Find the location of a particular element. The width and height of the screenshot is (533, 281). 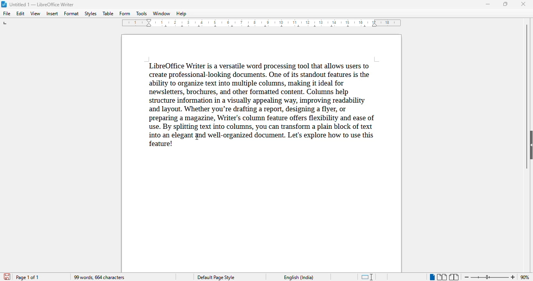

Change zoom level is located at coordinates (490, 277).